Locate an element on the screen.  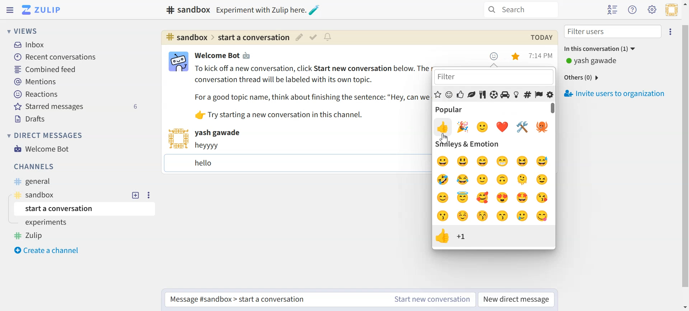
Starred messages is located at coordinates (78, 106).